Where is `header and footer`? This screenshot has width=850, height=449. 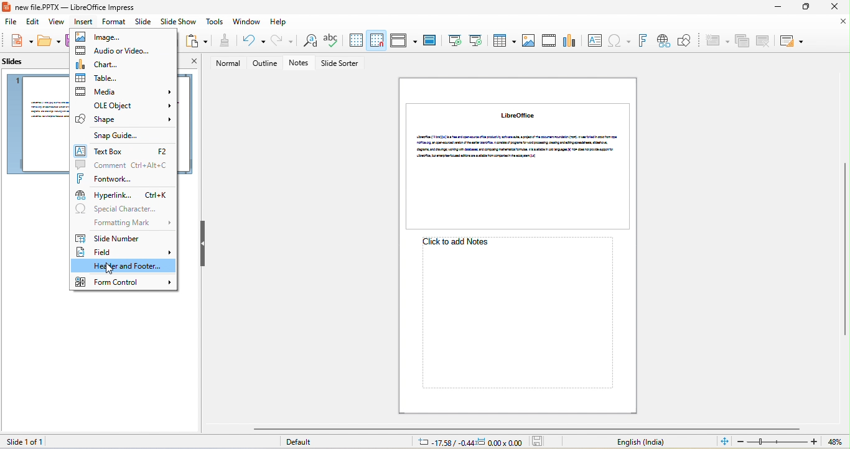
header and footer is located at coordinates (124, 267).